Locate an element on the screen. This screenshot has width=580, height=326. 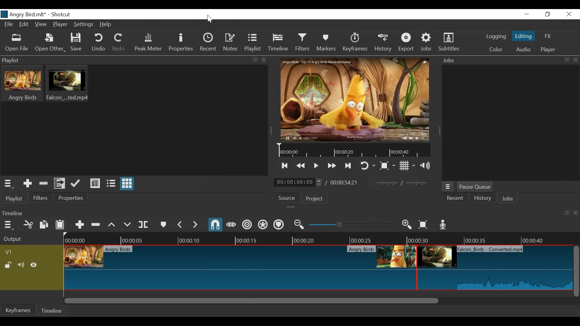
FX is located at coordinates (549, 36).